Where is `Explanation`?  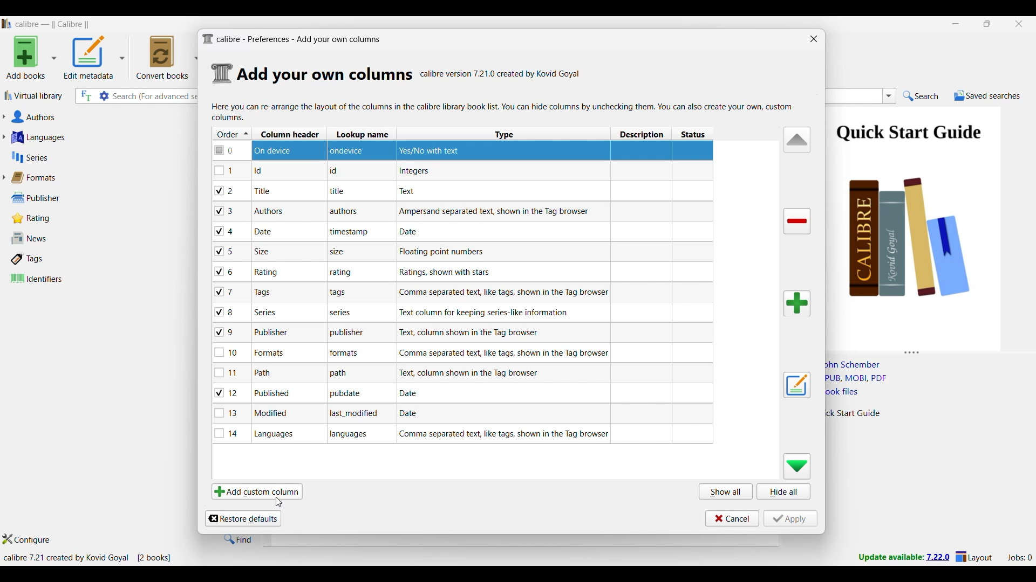
Explanation is located at coordinates (504, 352).